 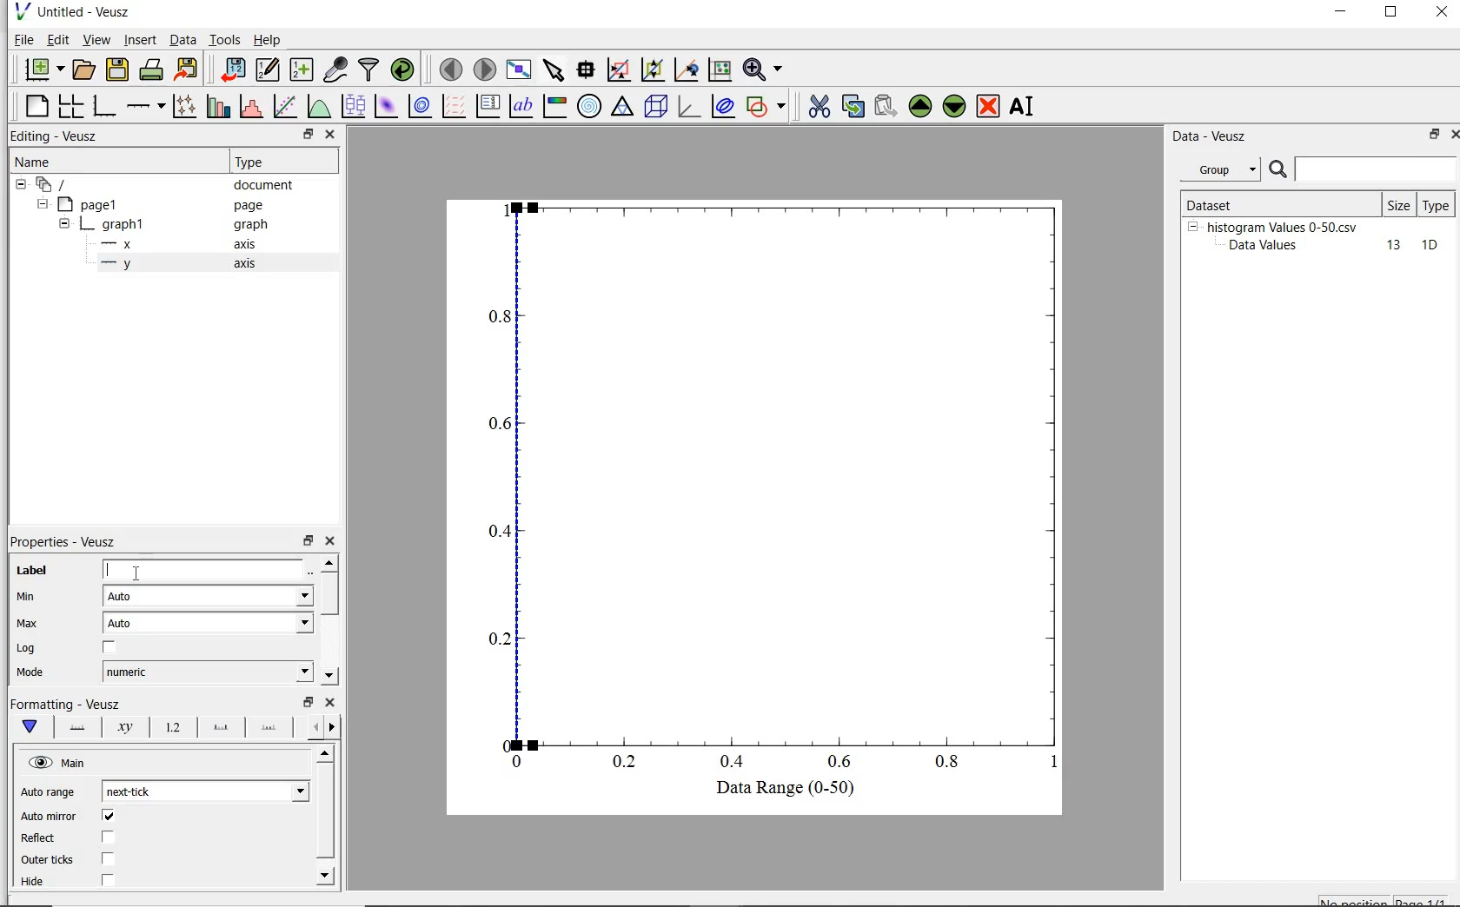 What do you see at coordinates (280, 162) in the screenshot?
I see `Type` at bounding box center [280, 162].